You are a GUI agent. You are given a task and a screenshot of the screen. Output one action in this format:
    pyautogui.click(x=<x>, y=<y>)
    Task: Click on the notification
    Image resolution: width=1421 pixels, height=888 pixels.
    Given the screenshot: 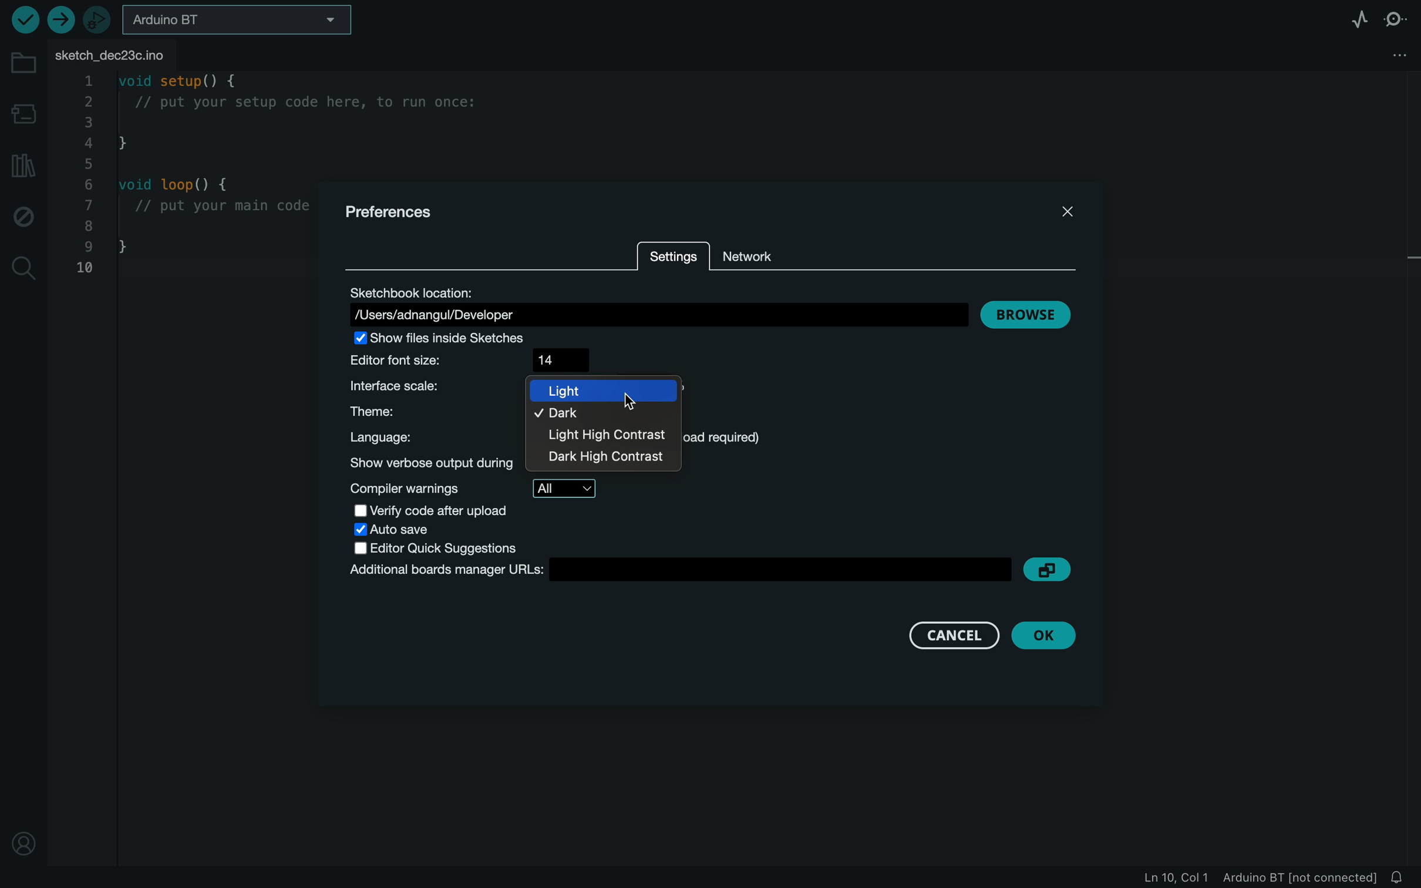 What is the action you would take?
    pyautogui.click(x=1399, y=878)
    